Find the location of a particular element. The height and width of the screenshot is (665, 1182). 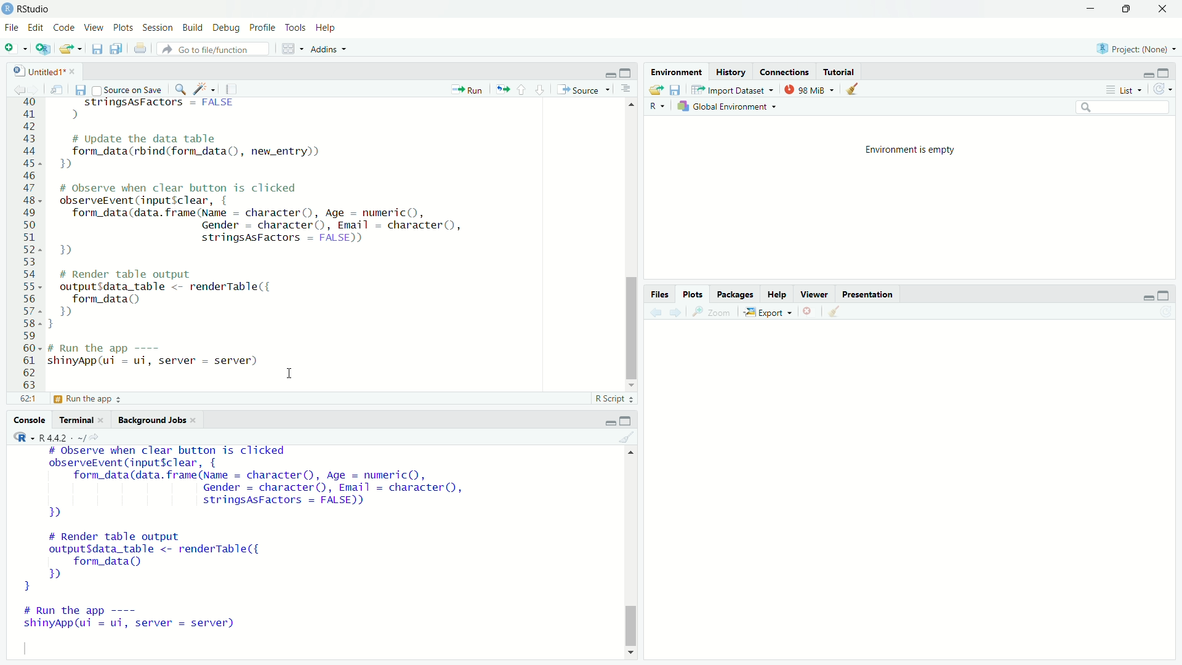

serial numbers is located at coordinates (27, 246).